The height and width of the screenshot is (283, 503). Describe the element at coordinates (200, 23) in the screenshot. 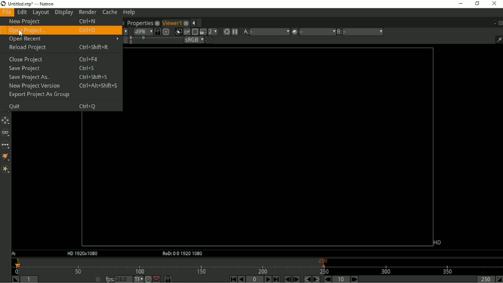

I see `Expand` at that location.